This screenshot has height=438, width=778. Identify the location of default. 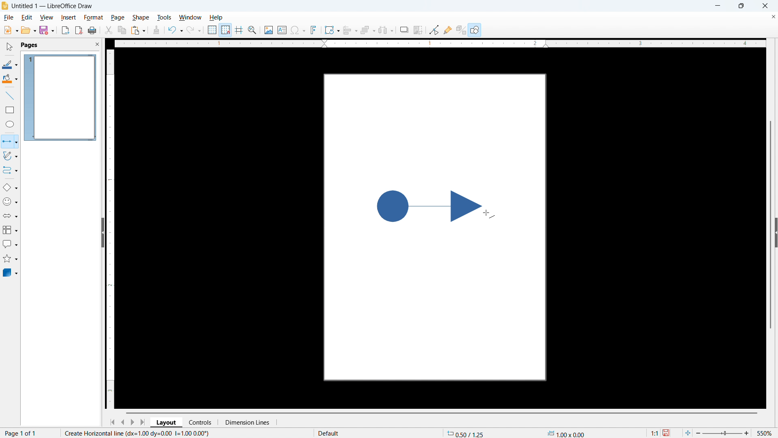
(330, 433).